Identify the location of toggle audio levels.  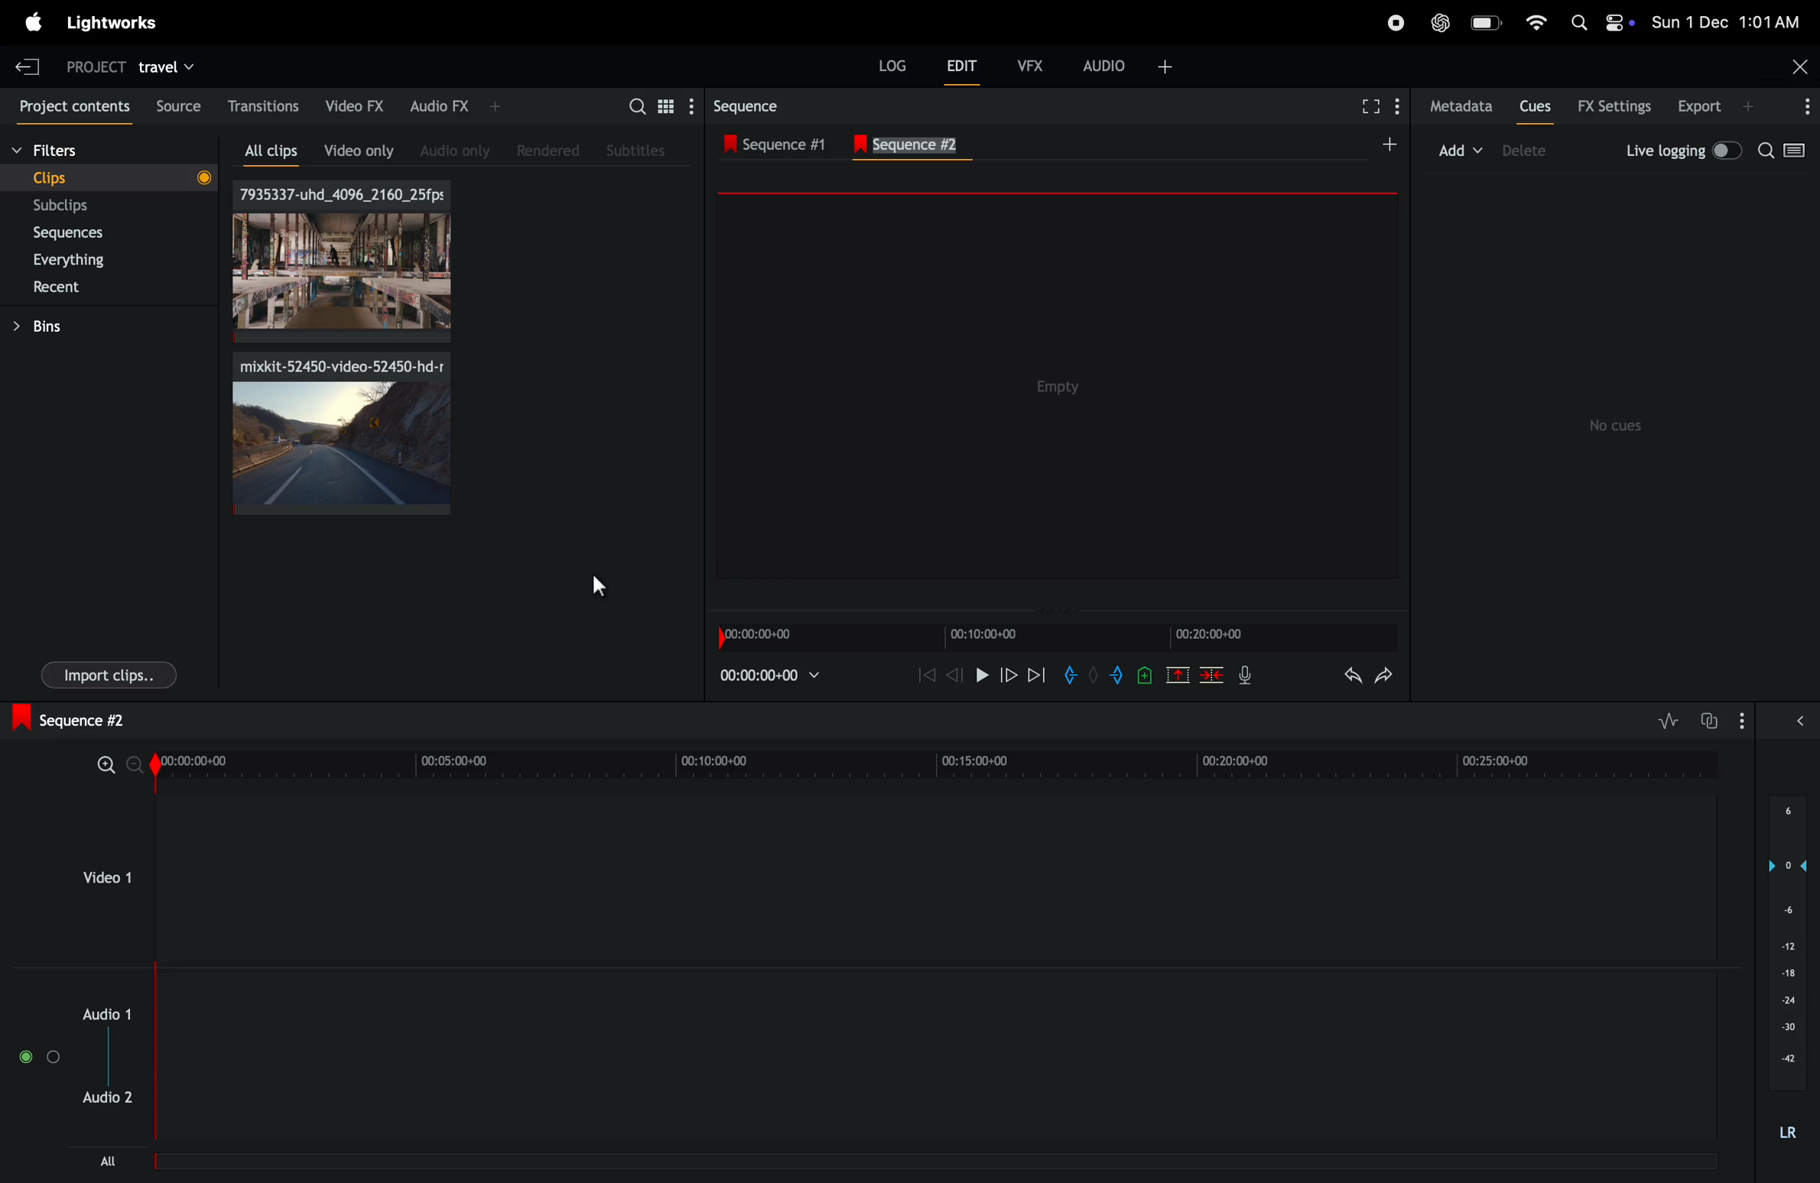
(1668, 721).